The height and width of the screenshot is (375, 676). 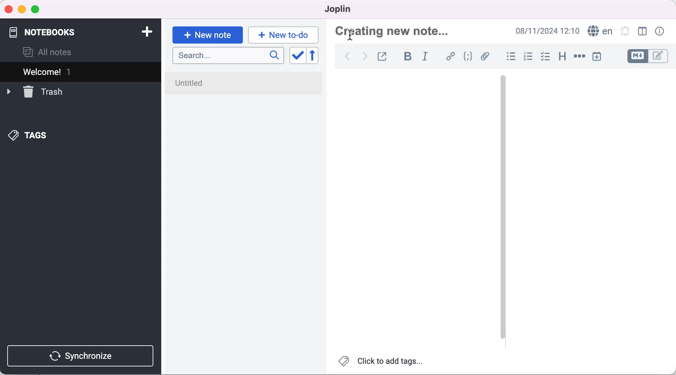 What do you see at coordinates (545, 57) in the screenshot?
I see `checkbox` at bounding box center [545, 57].